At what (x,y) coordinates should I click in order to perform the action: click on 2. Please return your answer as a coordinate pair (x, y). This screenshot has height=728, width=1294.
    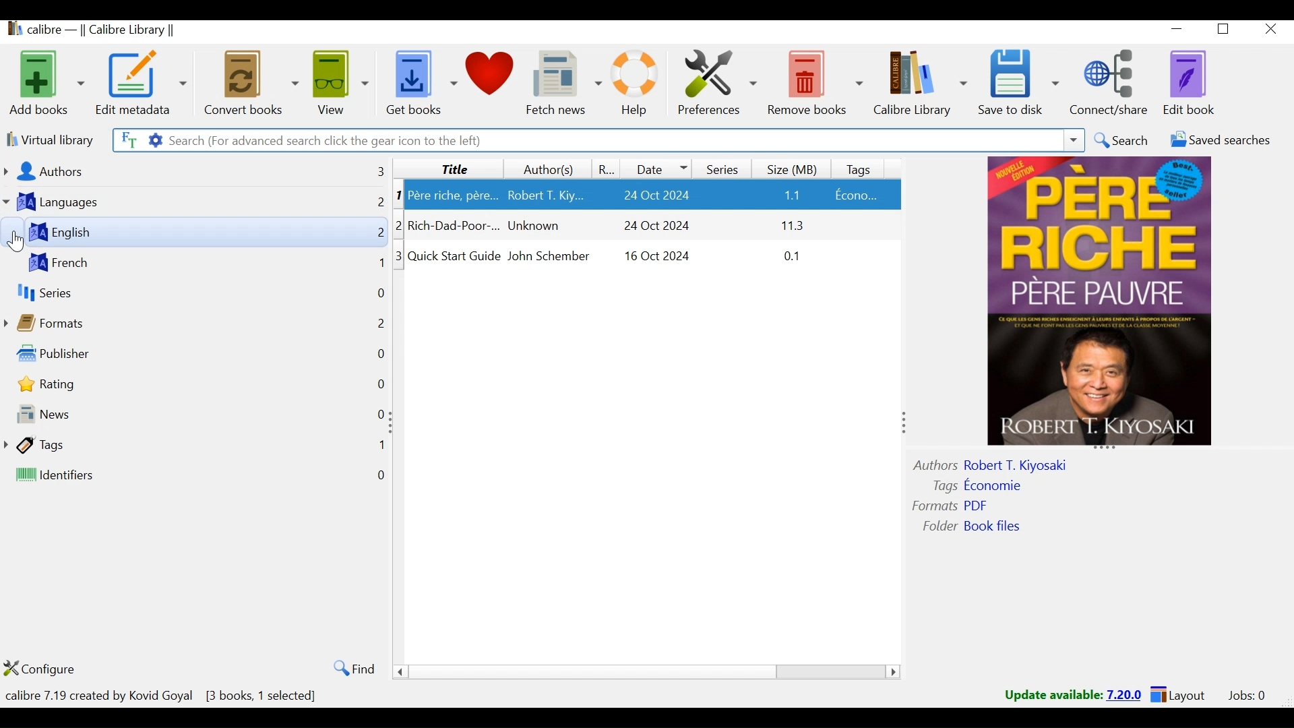
    Looking at the image, I should click on (373, 322).